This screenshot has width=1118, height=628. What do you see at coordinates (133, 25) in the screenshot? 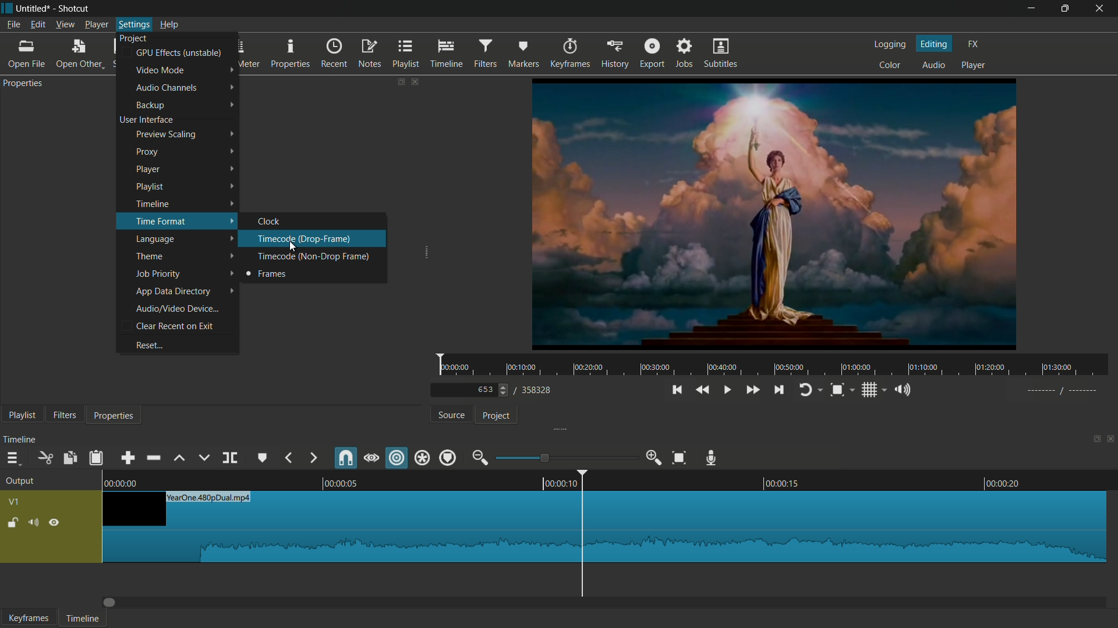
I see `settings menu` at bounding box center [133, 25].